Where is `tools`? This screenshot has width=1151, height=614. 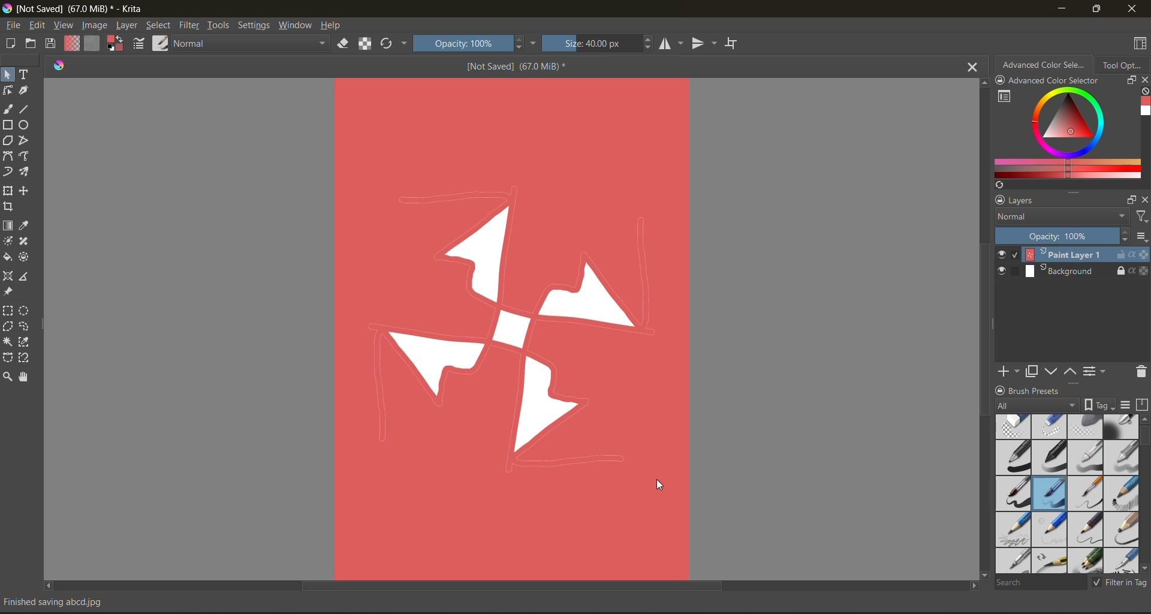
tools is located at coordinates (27, 156).